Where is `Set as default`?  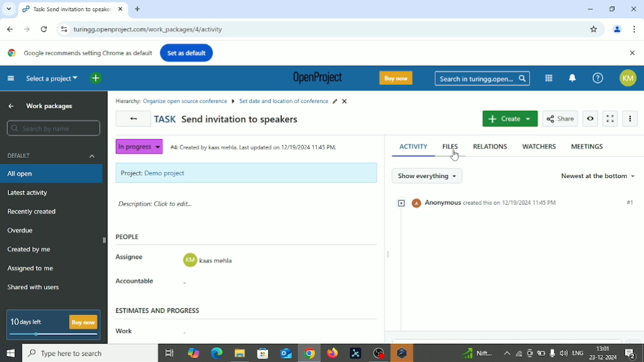 Set as default is located at coordinates (186, 52).